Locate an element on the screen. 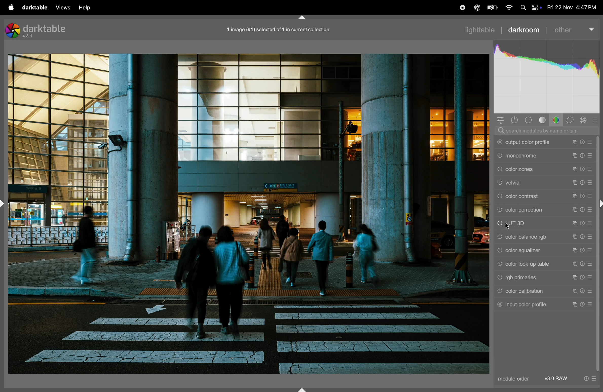  reset is located at coordinates (583, 224).